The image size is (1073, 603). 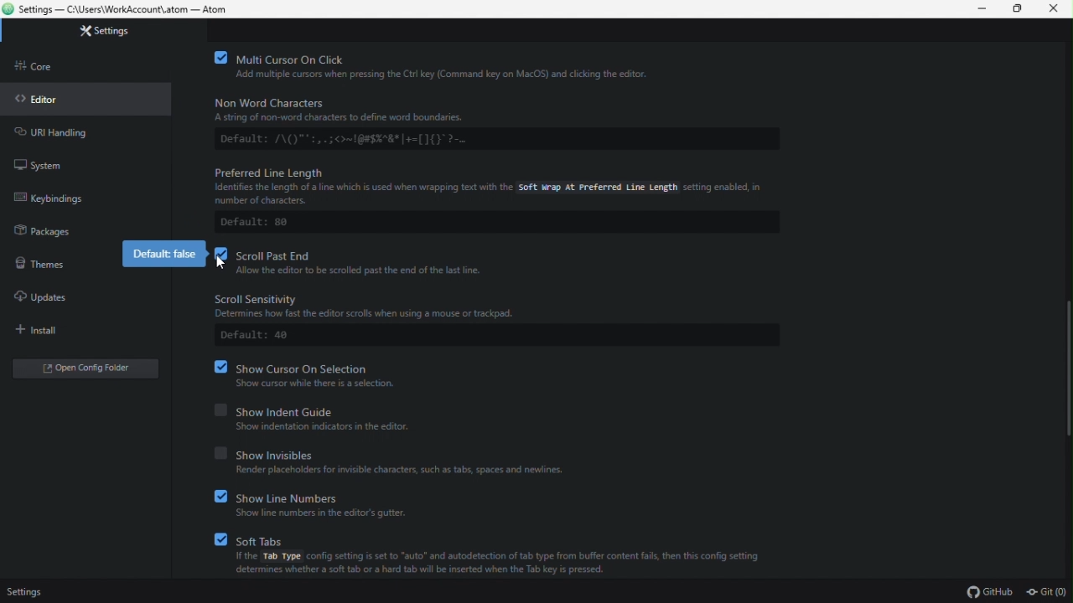 I want to click on Editor, so click(x=42, y=100).